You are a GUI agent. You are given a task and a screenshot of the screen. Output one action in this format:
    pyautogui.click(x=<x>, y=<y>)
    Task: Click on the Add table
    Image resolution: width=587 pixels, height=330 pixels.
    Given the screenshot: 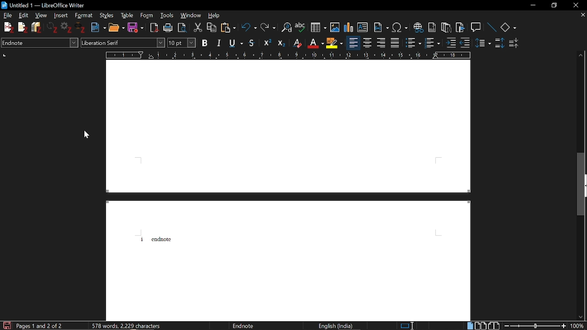 What is the action you would take?
    pyautogui.click(x=318, y=29)
    